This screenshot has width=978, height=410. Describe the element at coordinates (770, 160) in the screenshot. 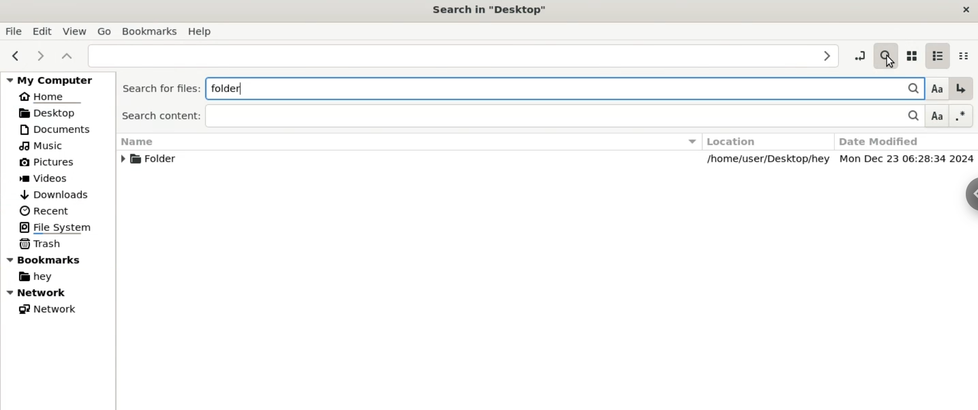

I see `/home/user/Desktop/hey` at that location.